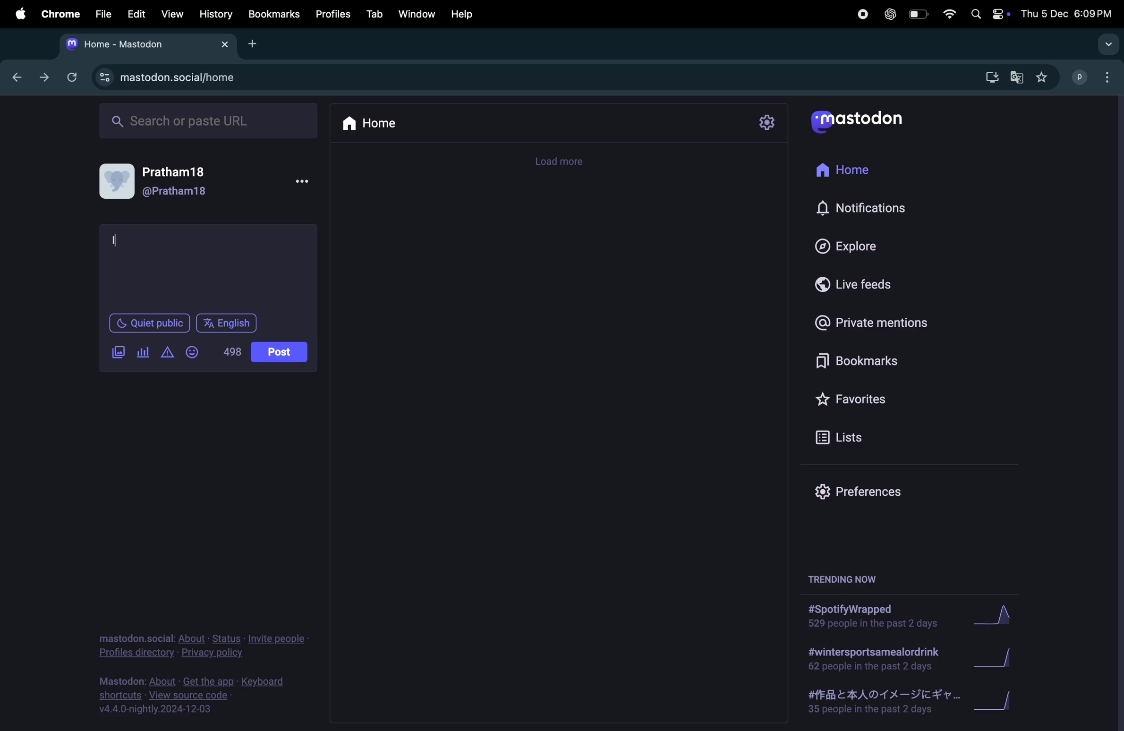 Image resolution: width=1124 pixels, height=731 pixels. Describe the element at coordinates (148, 323) in the screenshot. I see `Quiet public` at that location.